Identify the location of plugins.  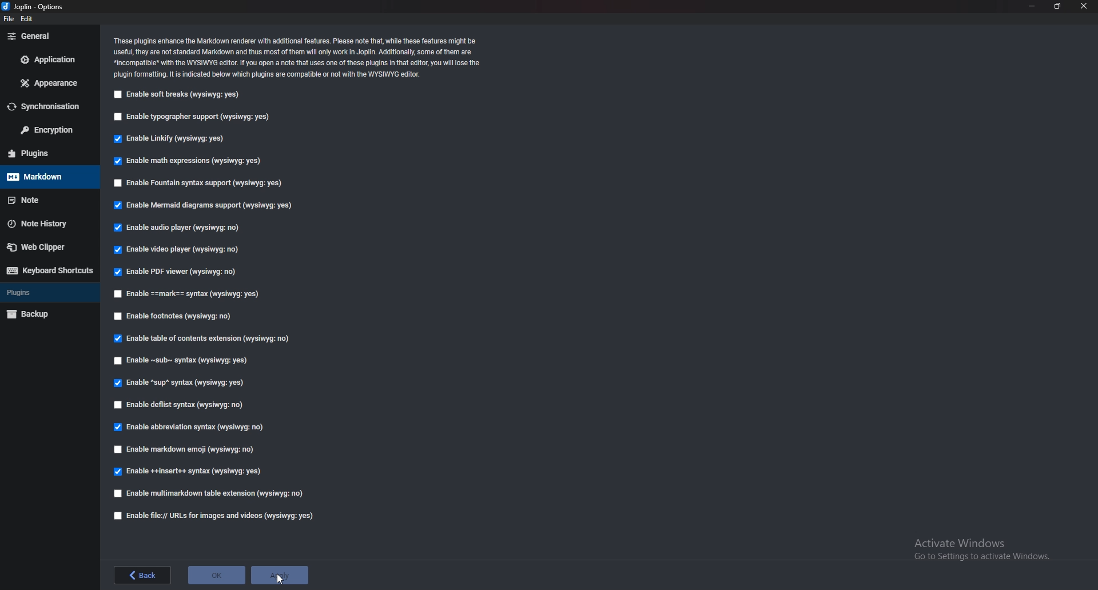
(50, 292).